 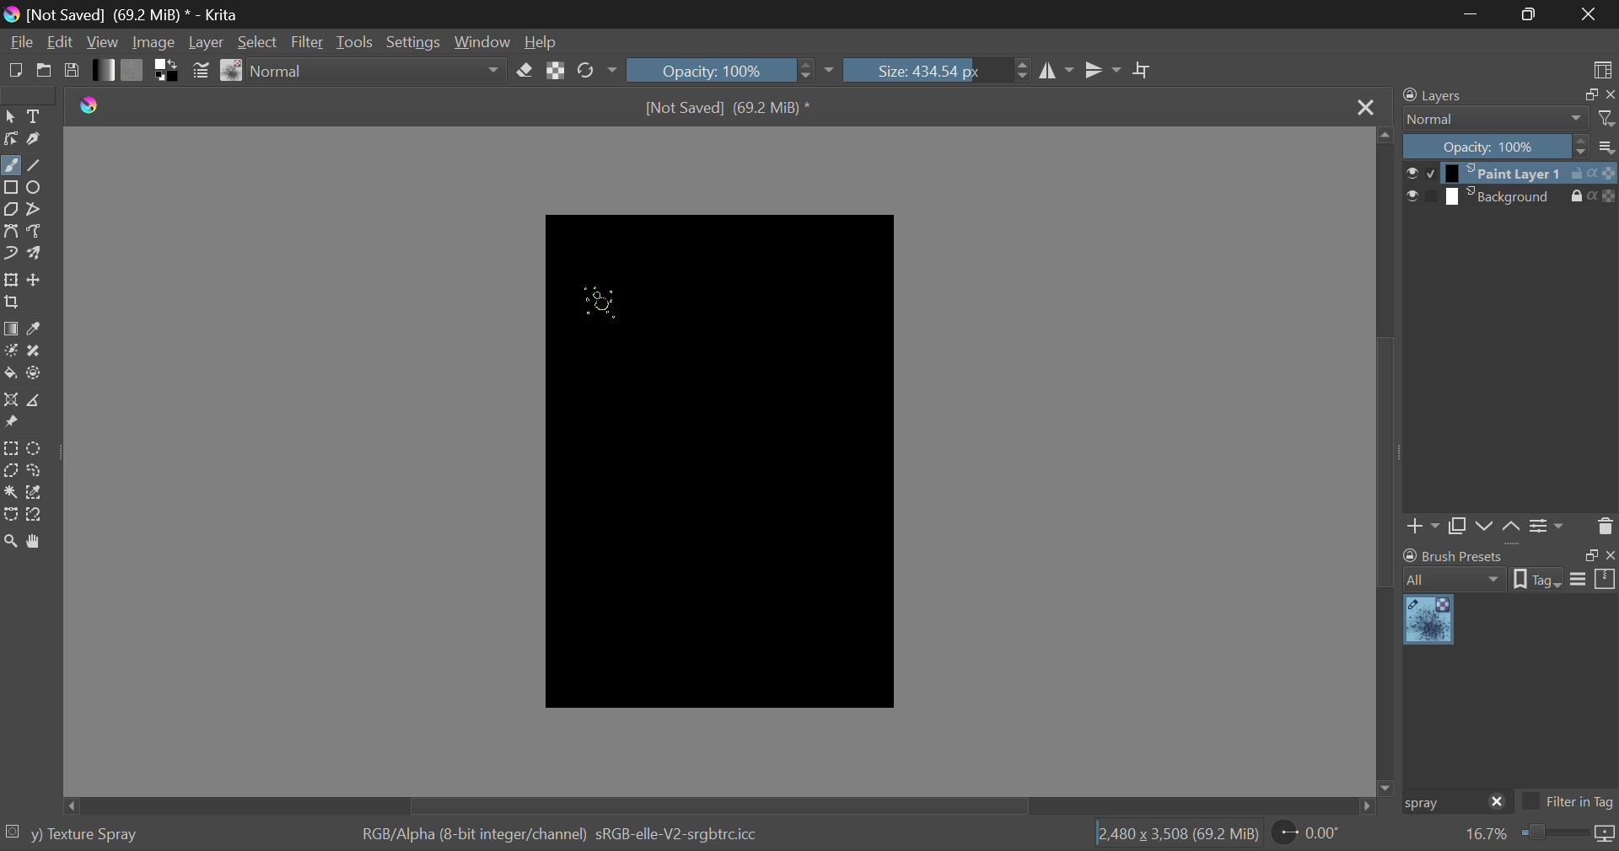 I want to click on logo, so click(x=10, y=14).